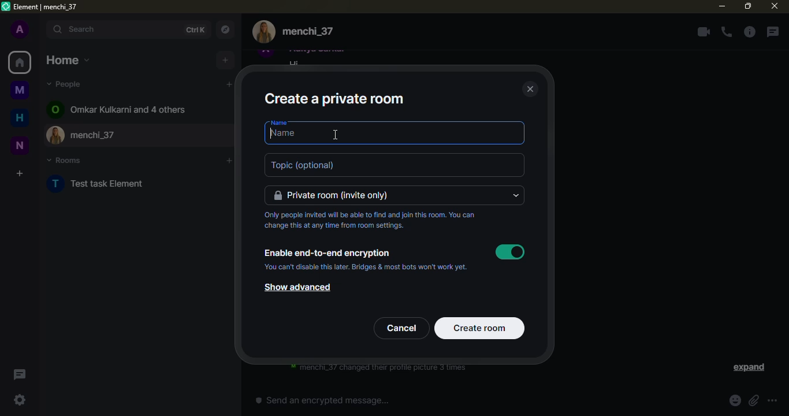 Image resolution: width=789 pixels, height=416 pixels. I want to click on Input space for topic (optional), so click(394, 165).